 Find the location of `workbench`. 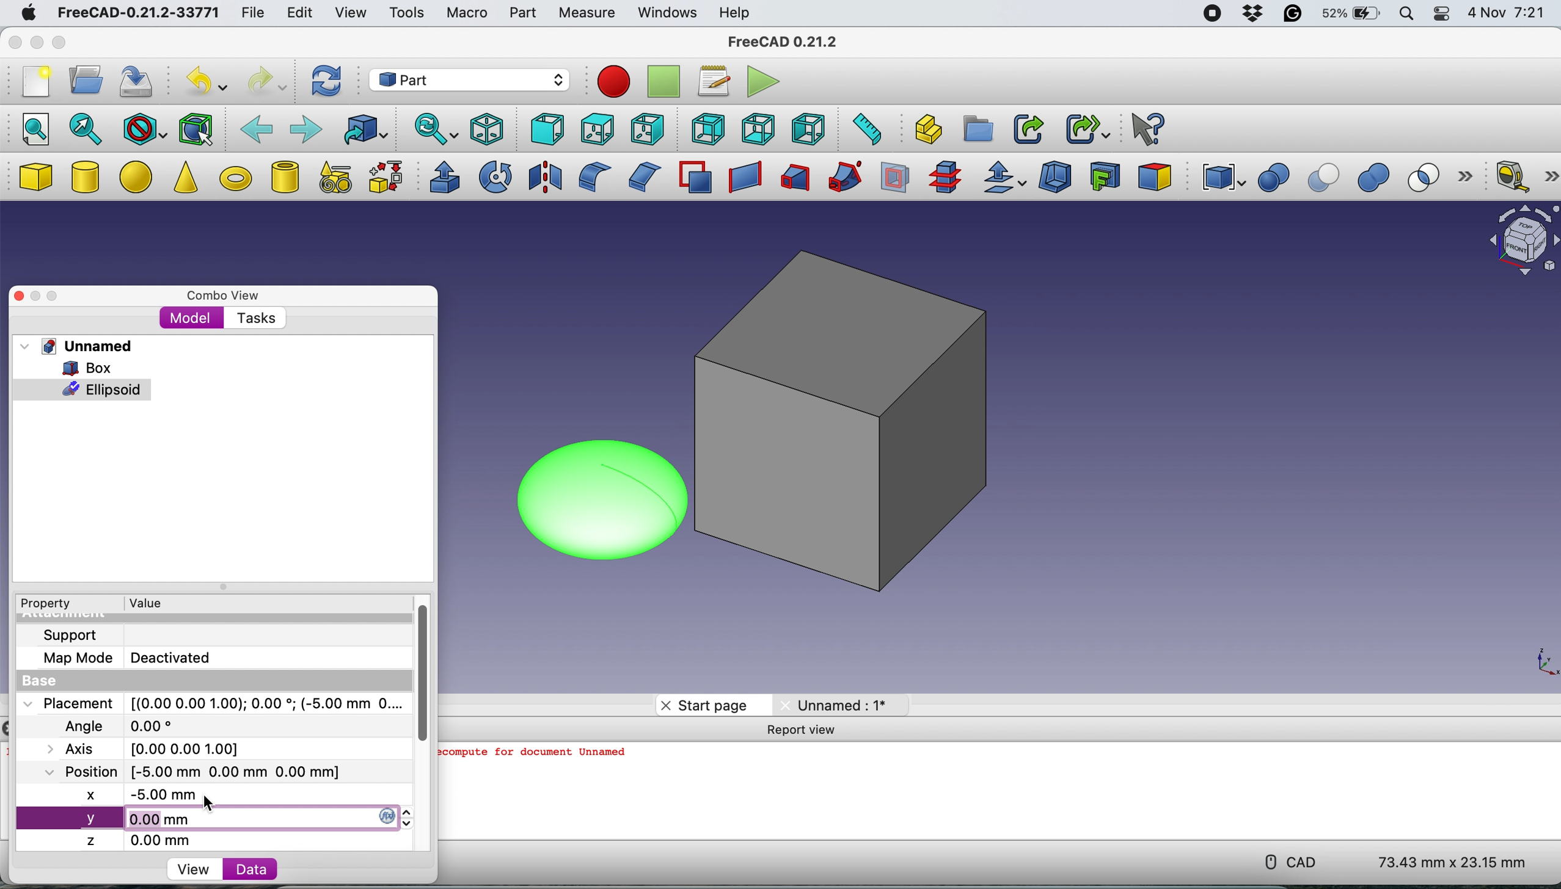

workbench is located at coordinates (468, 79).